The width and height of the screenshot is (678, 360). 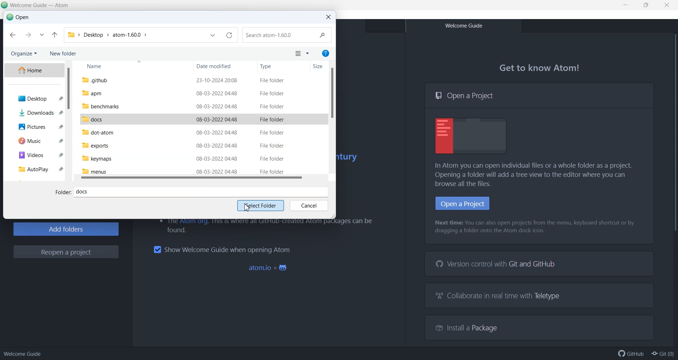 What do you see at coordinates (68, 121) in the screenshot?
I see `Vertical Scroll bar` at bounding box center [68, 121].